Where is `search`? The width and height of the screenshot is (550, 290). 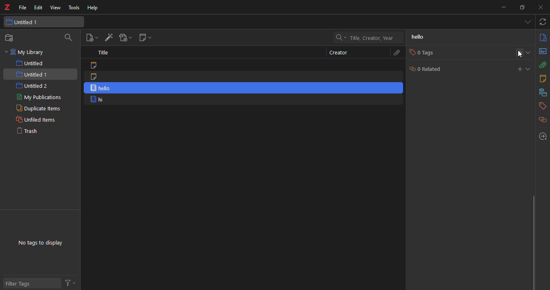 search is located at coordinates (369, 37).